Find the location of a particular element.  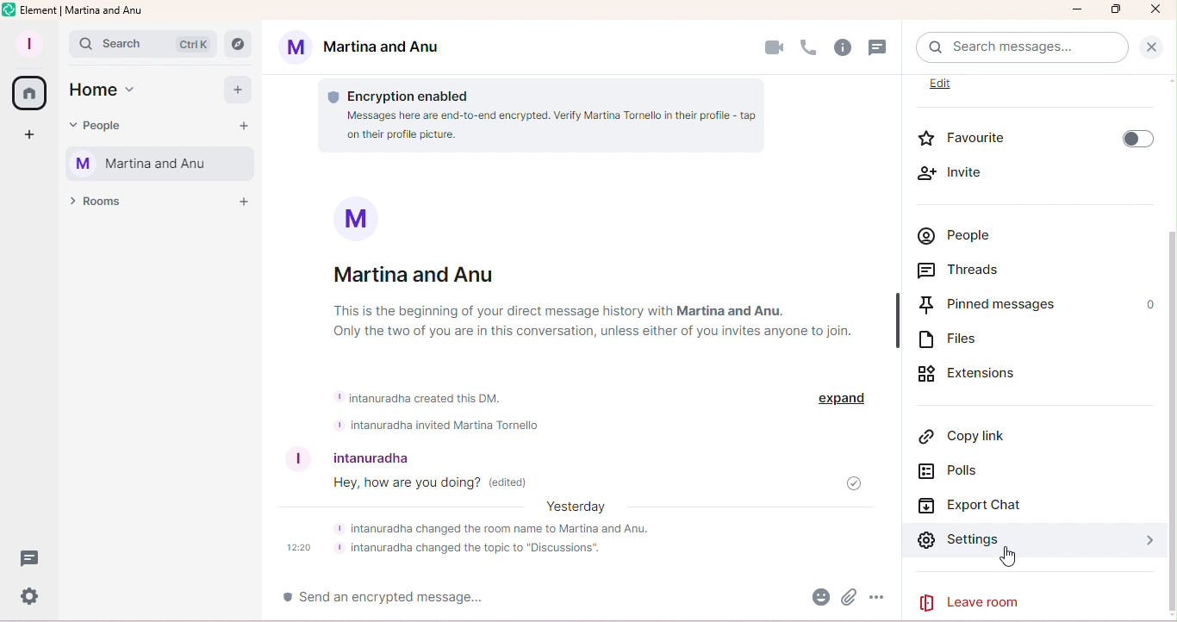

Martina and Anu is located at coordinates (157, 165).